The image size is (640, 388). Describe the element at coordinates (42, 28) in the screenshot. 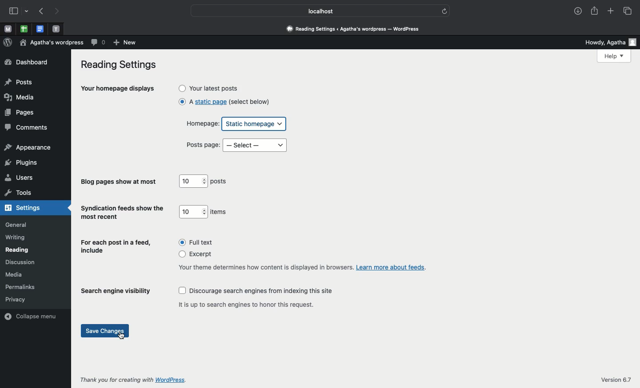

I see `Pinned tabs` at that location.